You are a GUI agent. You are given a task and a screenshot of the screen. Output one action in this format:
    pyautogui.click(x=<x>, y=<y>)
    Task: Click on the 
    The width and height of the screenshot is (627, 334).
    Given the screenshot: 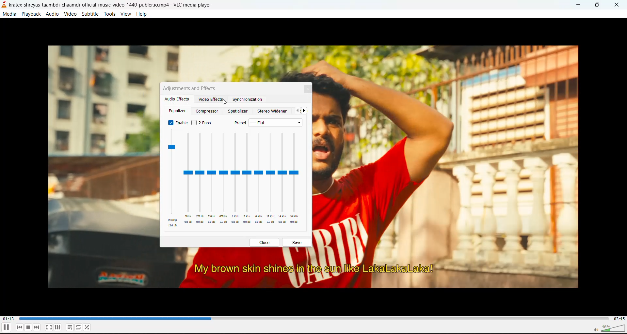 What is the action you would take?
    pyautogui.click(x=222, y=183)
    